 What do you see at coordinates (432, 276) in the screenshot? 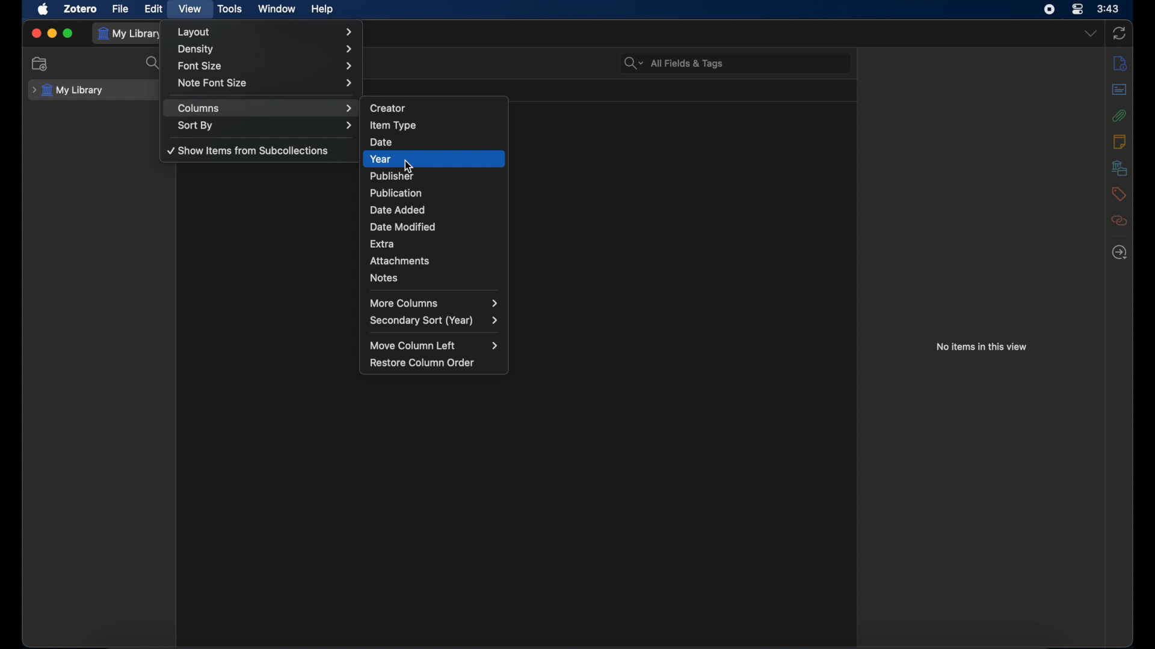
I see `notes` at bounding box center [432, 276].